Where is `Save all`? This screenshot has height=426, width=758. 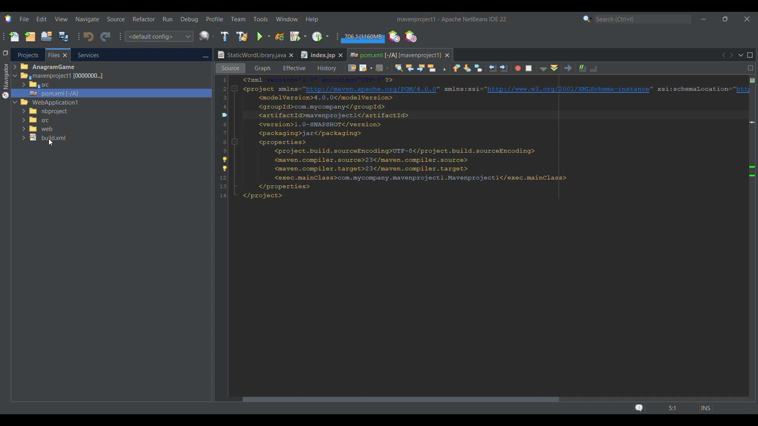
Save all is located at coordinates (64, 36).